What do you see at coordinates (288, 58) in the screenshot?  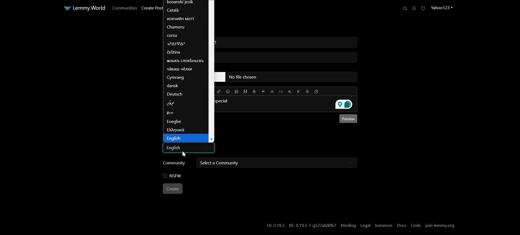 I see `typing field` at bounding box center [288, 58].